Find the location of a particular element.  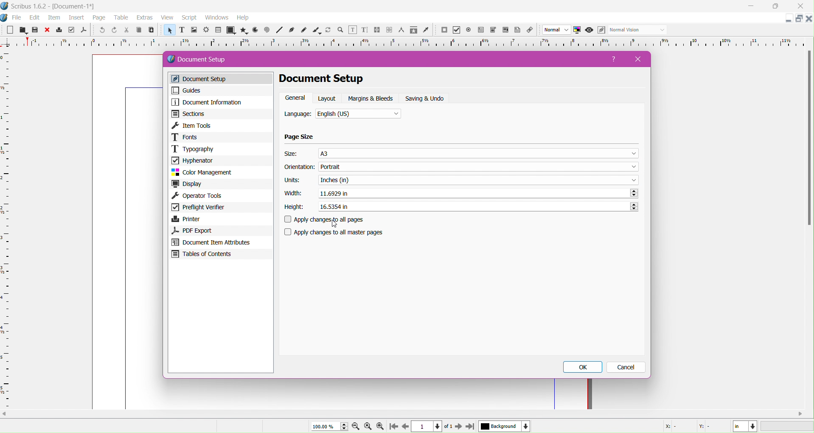

pdf list box is located at coordinates (506, 31).